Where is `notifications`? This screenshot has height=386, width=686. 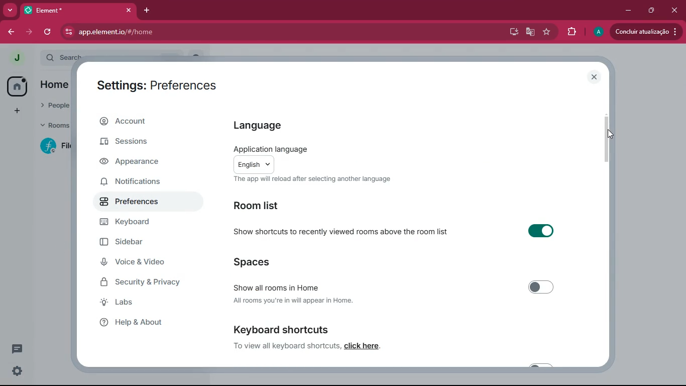
notifications is located at coordinates (130, 182).